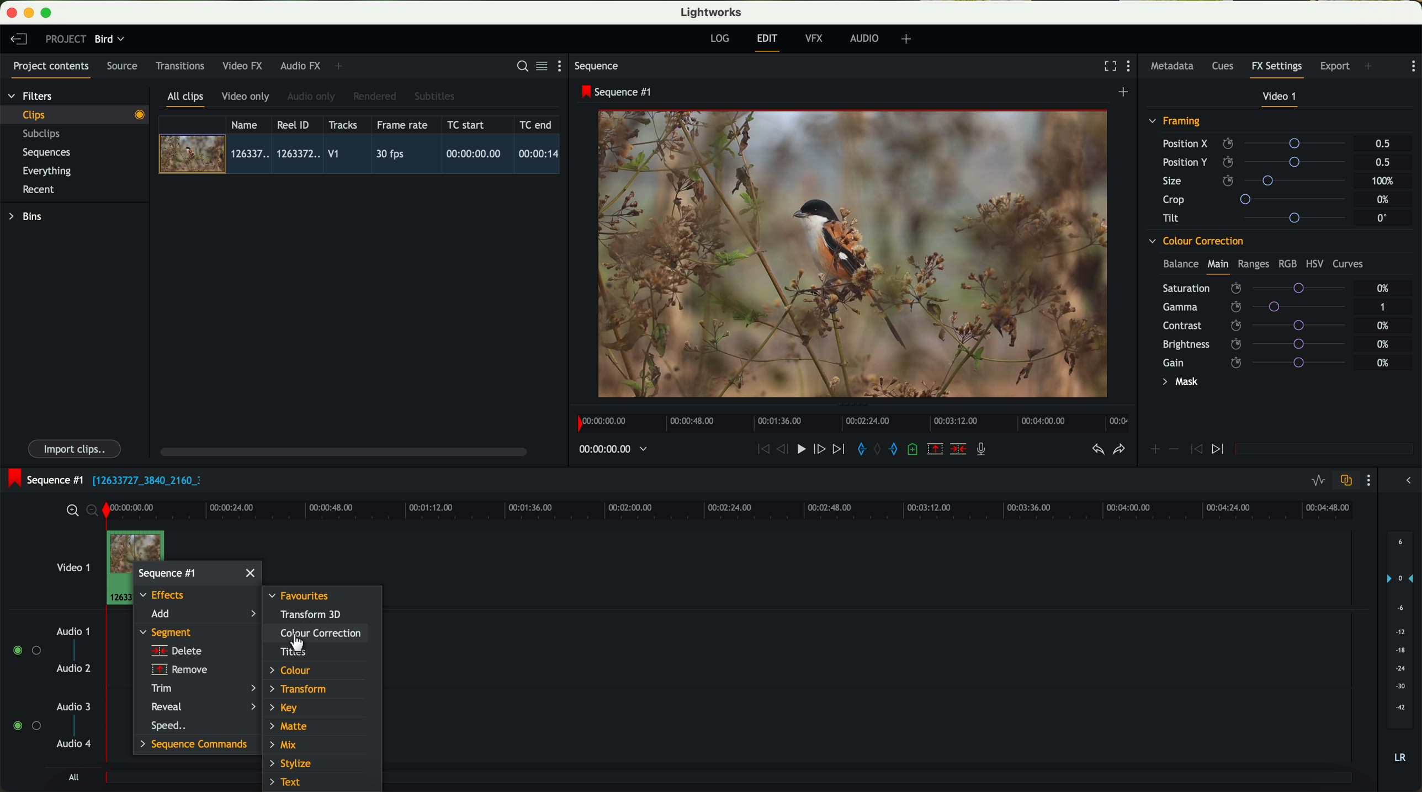  What do you see at coordinates (1257, 181) in the screenshot?
I see `size` at bounding box center [1257, 181].